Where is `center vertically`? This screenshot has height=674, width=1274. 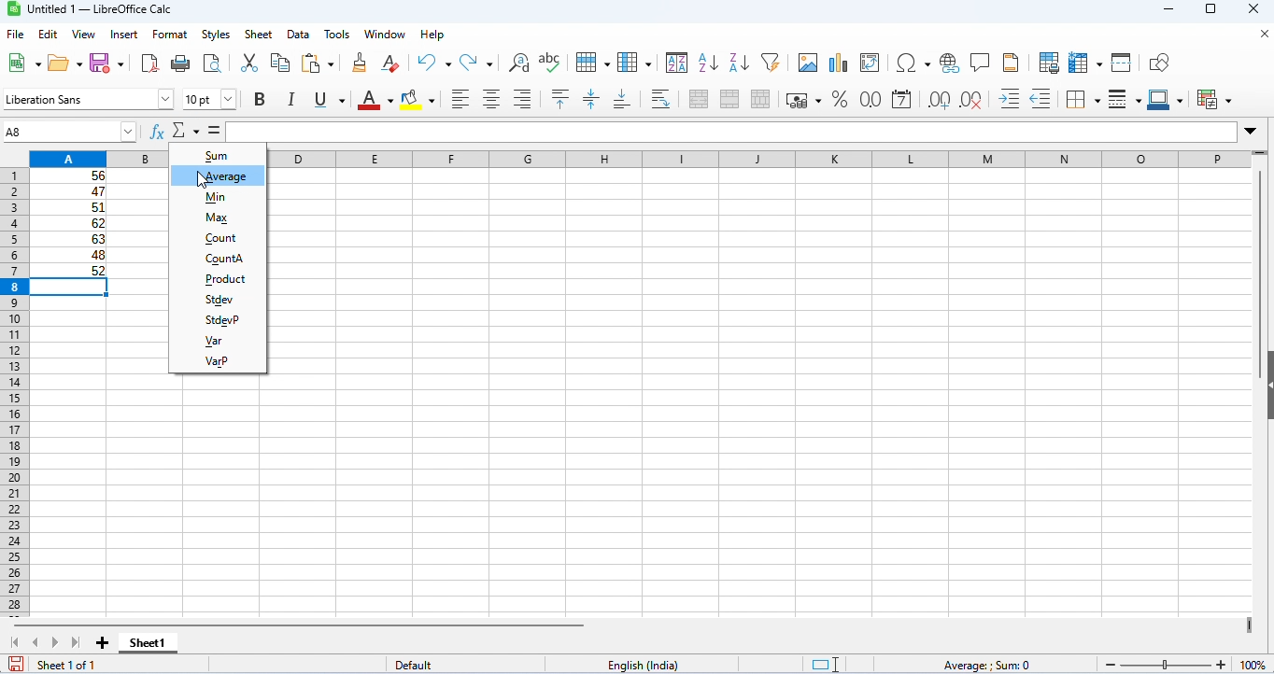
center vertically is located at coordinates (590, 99).